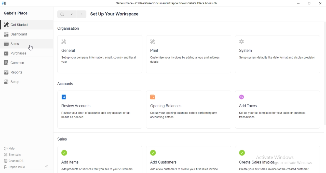  Describe the element at coordinates (99, 59) in the screenshot. I see `Set up your company information, email, country and fiscal
year` at that location.